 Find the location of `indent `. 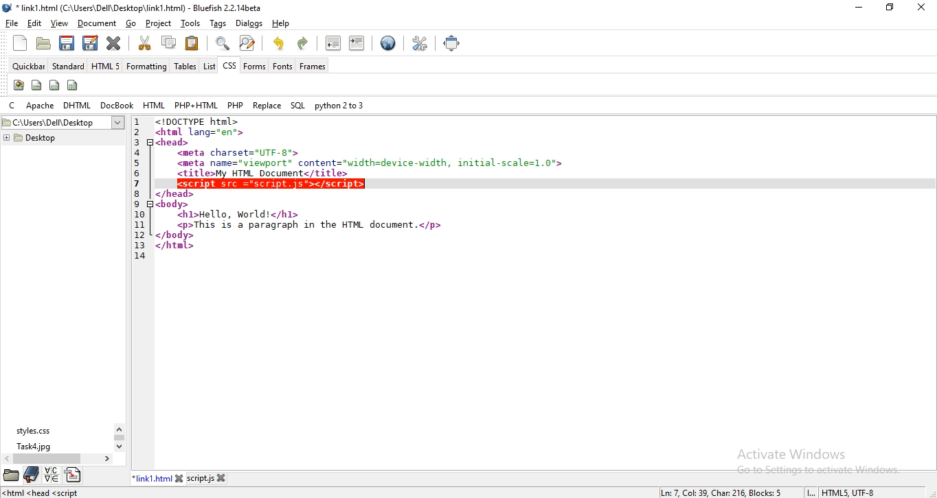

indent  is located at coordinates (357, 43).